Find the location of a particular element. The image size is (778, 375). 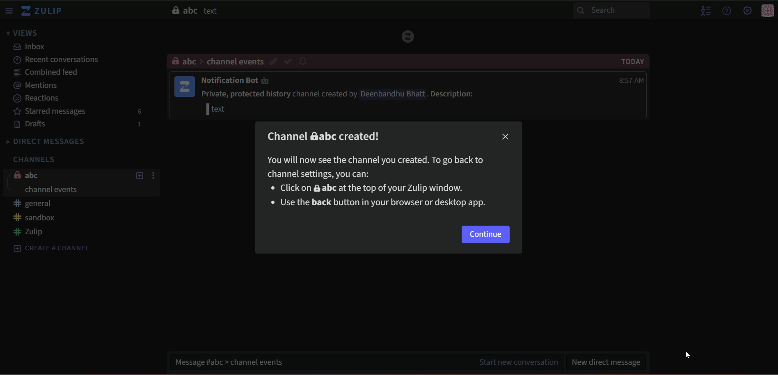

close is located at coordinates (506, 136).